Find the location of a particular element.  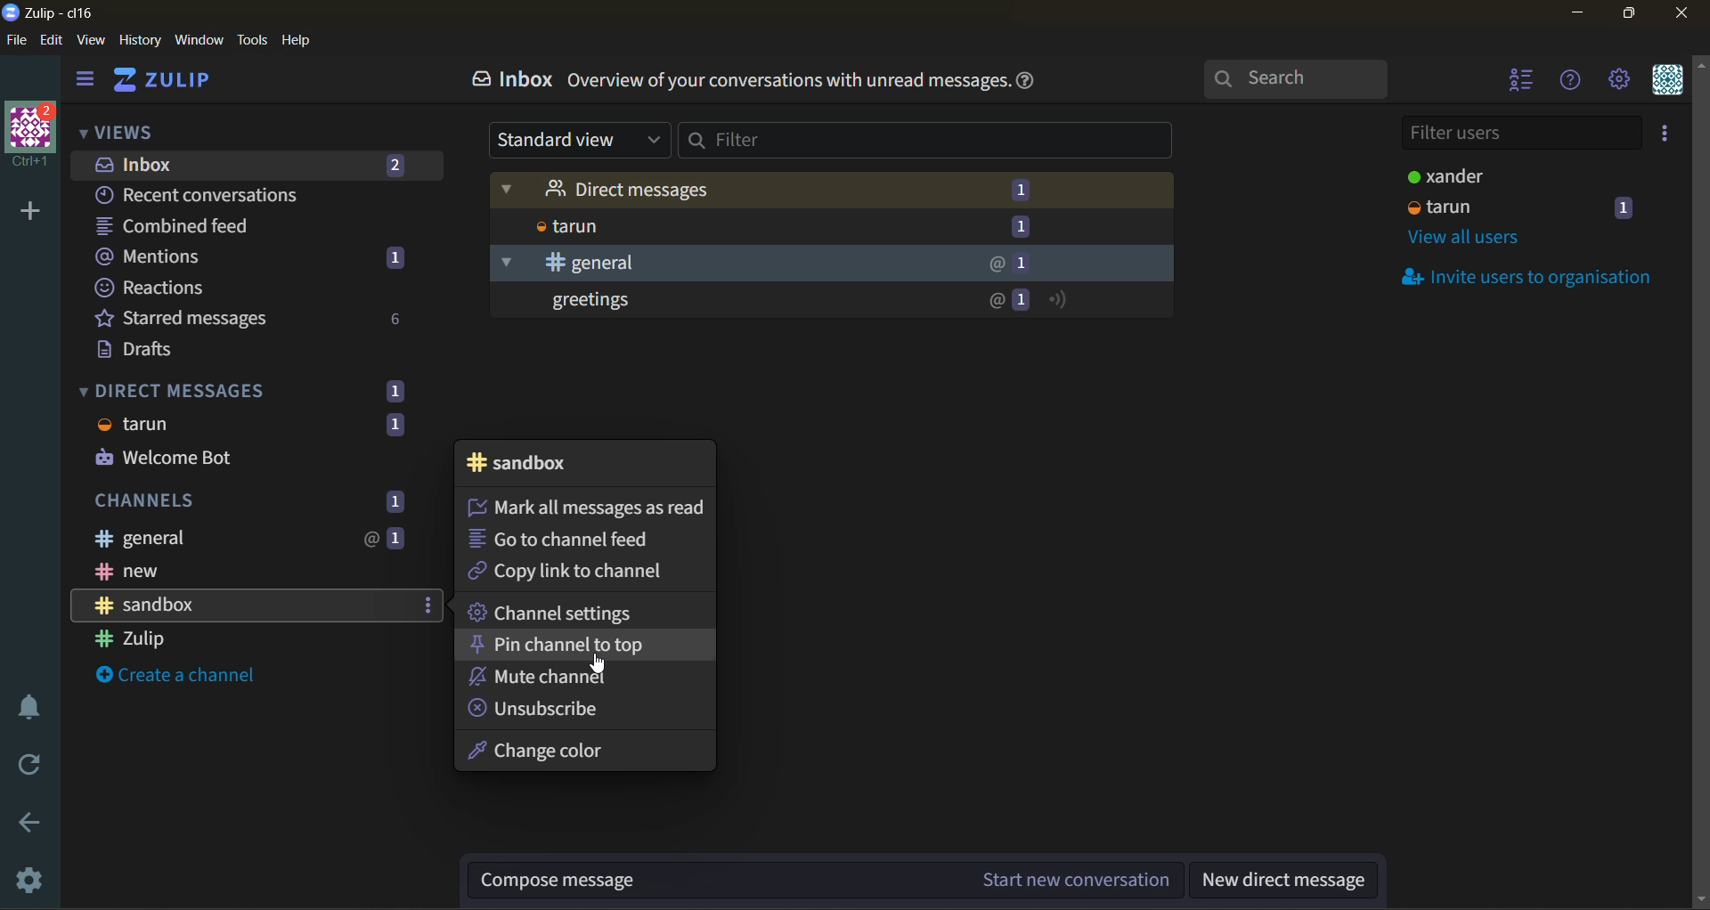

channel settings is located at coordinates (562, 613).